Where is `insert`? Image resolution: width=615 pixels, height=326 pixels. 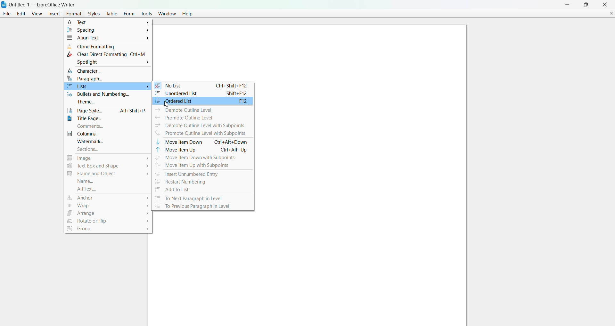 insert is located at coordinates (53, 13).